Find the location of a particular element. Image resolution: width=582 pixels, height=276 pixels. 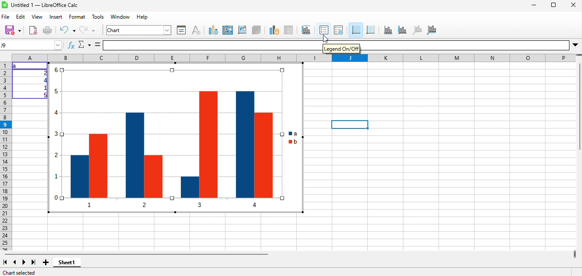

formula bar is located at coordinates (212, 45).